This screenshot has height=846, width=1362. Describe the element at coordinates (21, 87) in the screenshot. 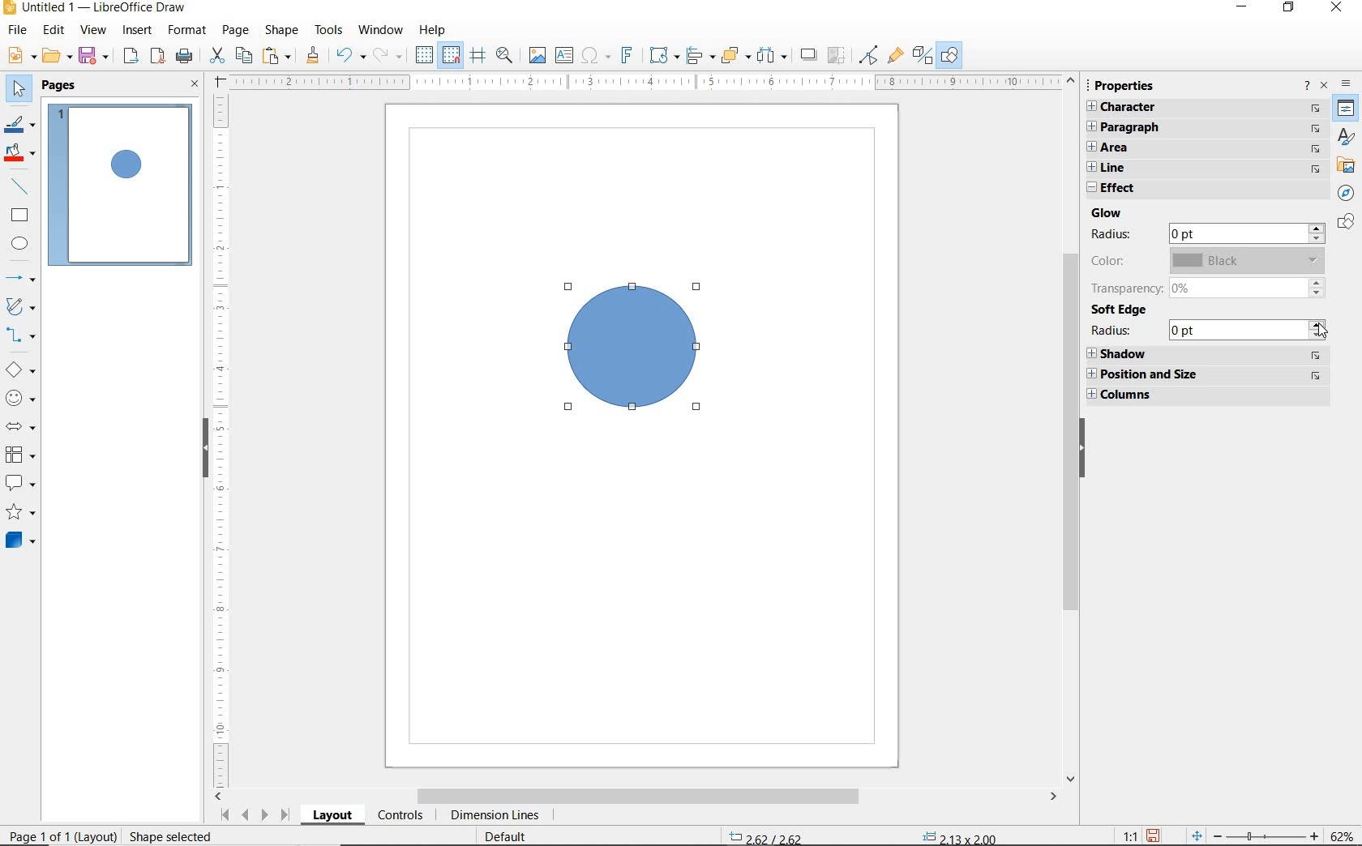

I see `SELECT` at that location.